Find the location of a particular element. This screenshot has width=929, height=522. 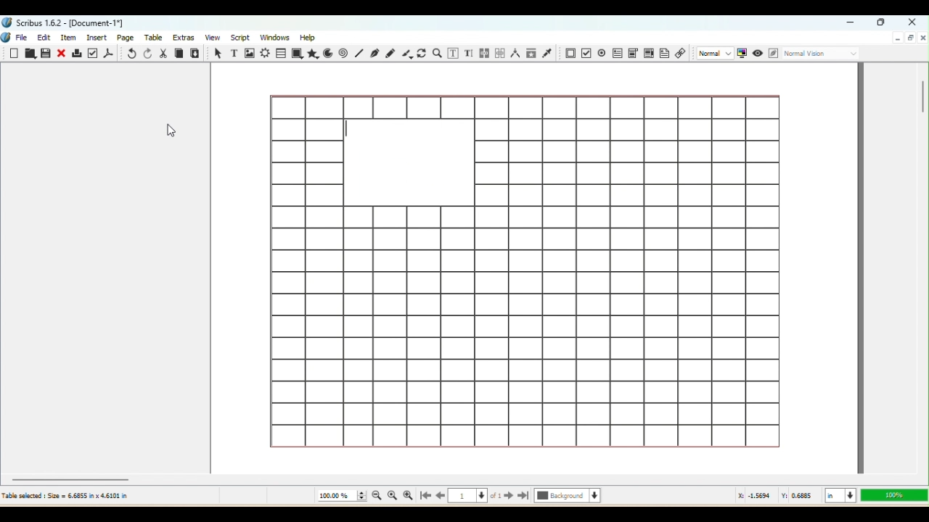

PDF list box is located at coordinates (648, 54).